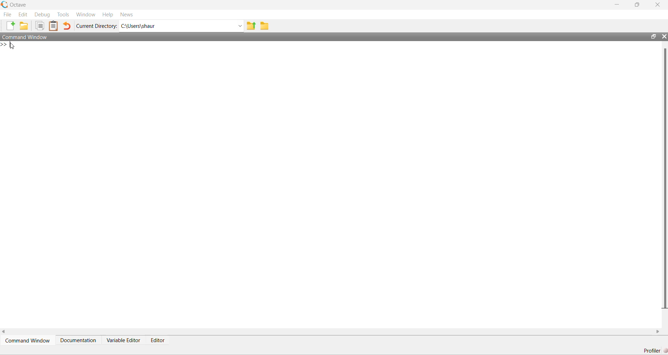 Image resolution: width=668 pixels, height=355 pixels. Describe the element at coordinates (28, 340) in the screenshot. I see `‘Command Window` at that location.